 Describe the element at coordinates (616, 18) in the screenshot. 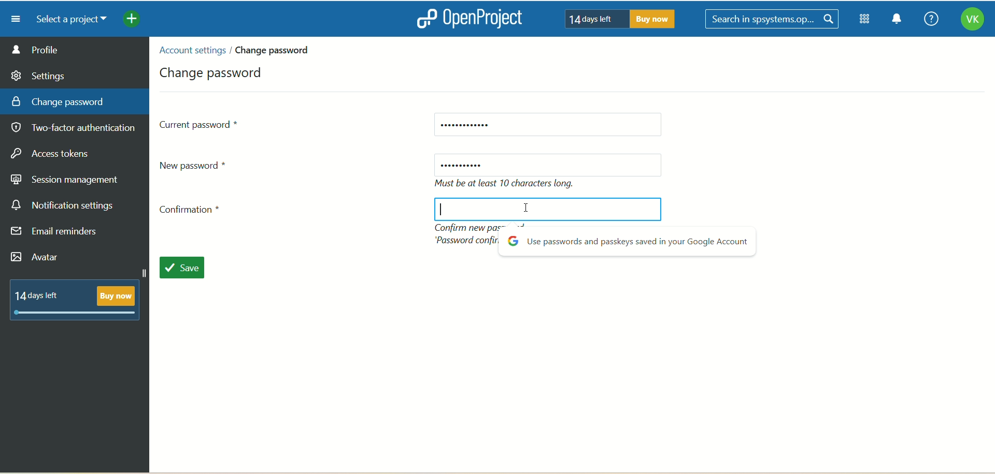

I see `text` at that location.